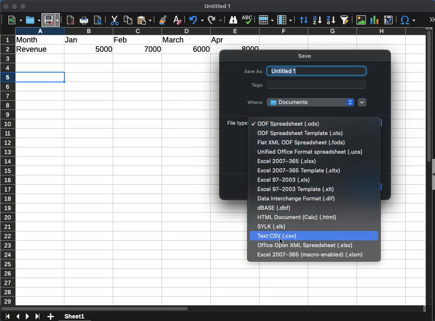 This screenshot has width=435, height=321. What do you see at coordinates (219, 6) in the screenshot?
I see `Untitled 1` at bounding box center [219, 6].